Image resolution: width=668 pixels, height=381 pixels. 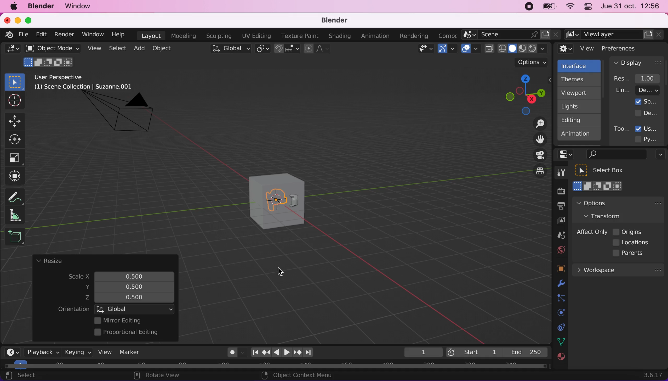 What do you see at coordinates (282, 352) in the screenshot?
I see `play` at bounding box center [282, 352].